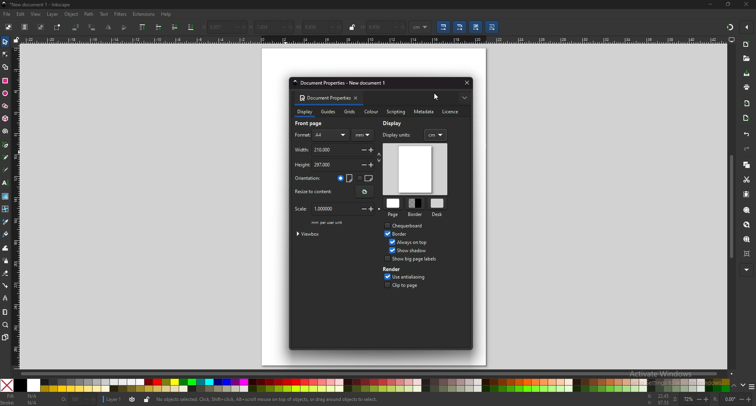 This screenshot has width=756, height=406. Describe the element at coordinates (374, 39) in the screenshot. I see `horizontal ruler` at that location.